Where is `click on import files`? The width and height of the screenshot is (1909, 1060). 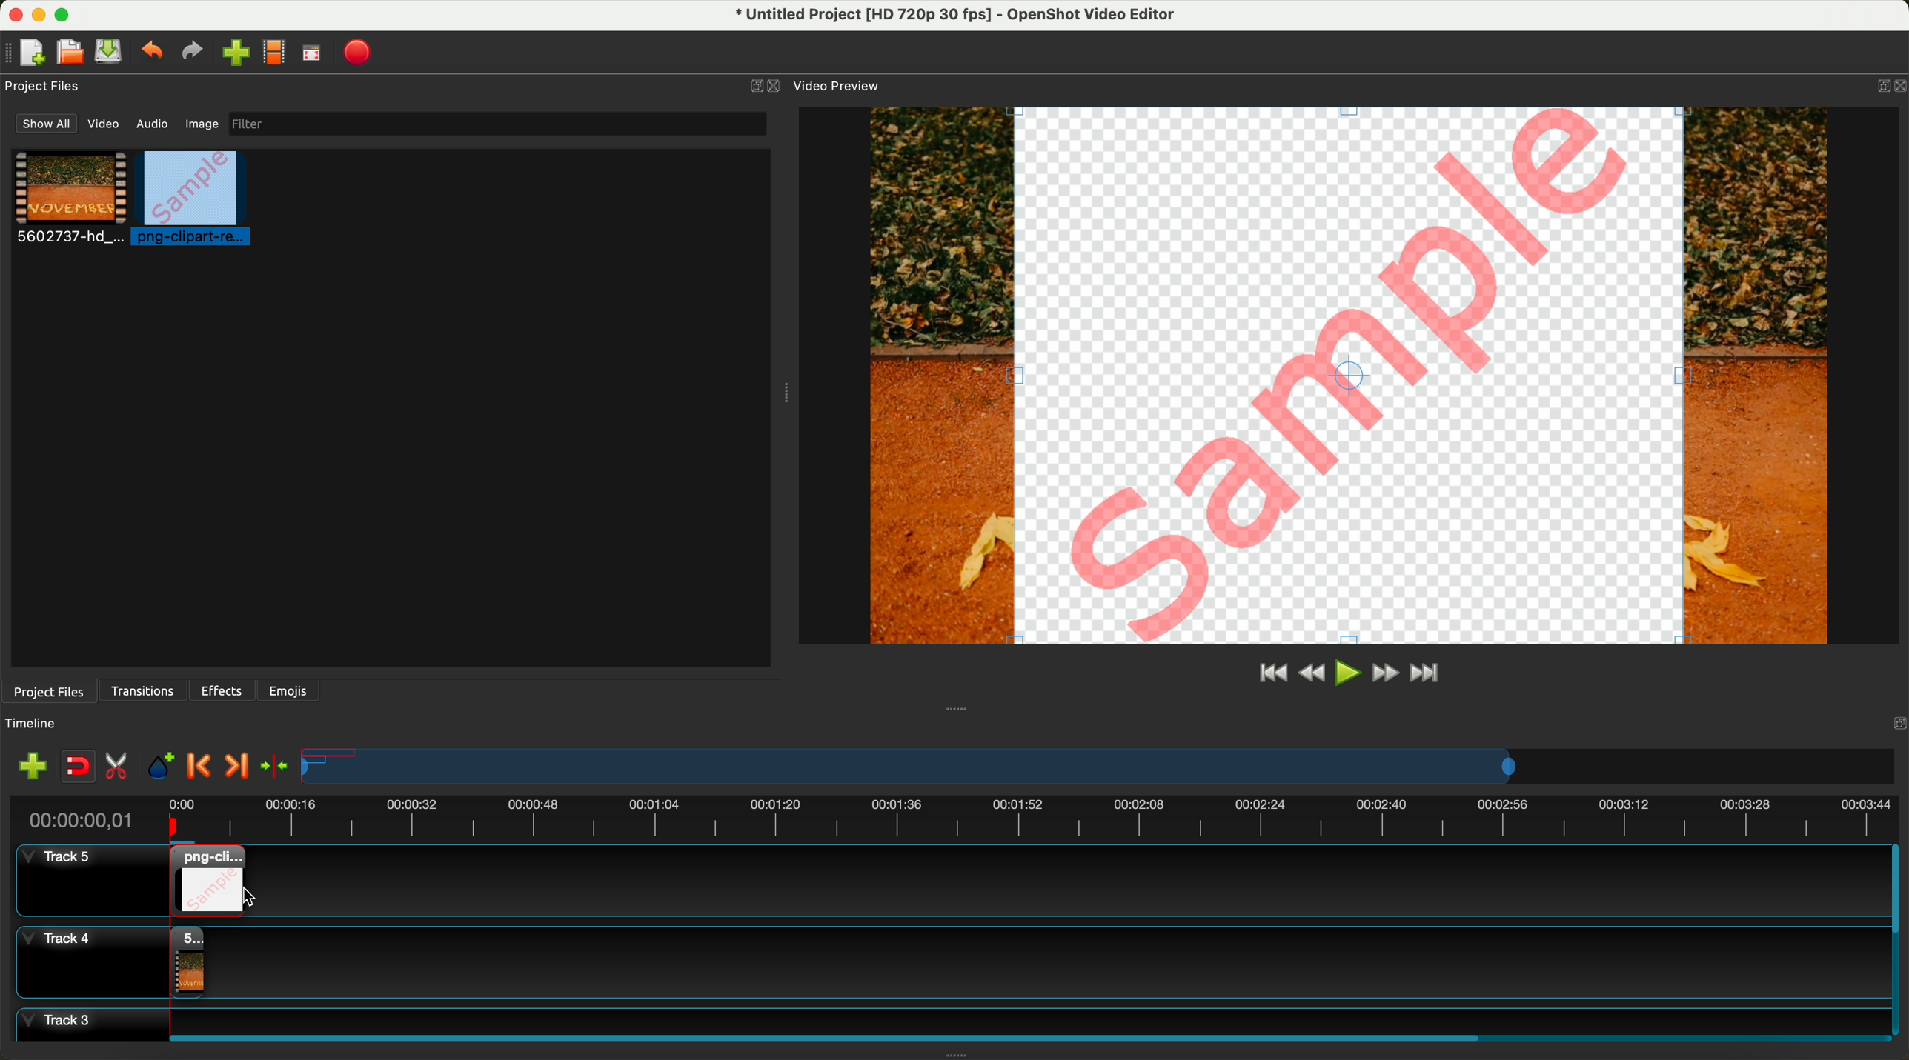
click on import files is located at coordinates (239, 54).